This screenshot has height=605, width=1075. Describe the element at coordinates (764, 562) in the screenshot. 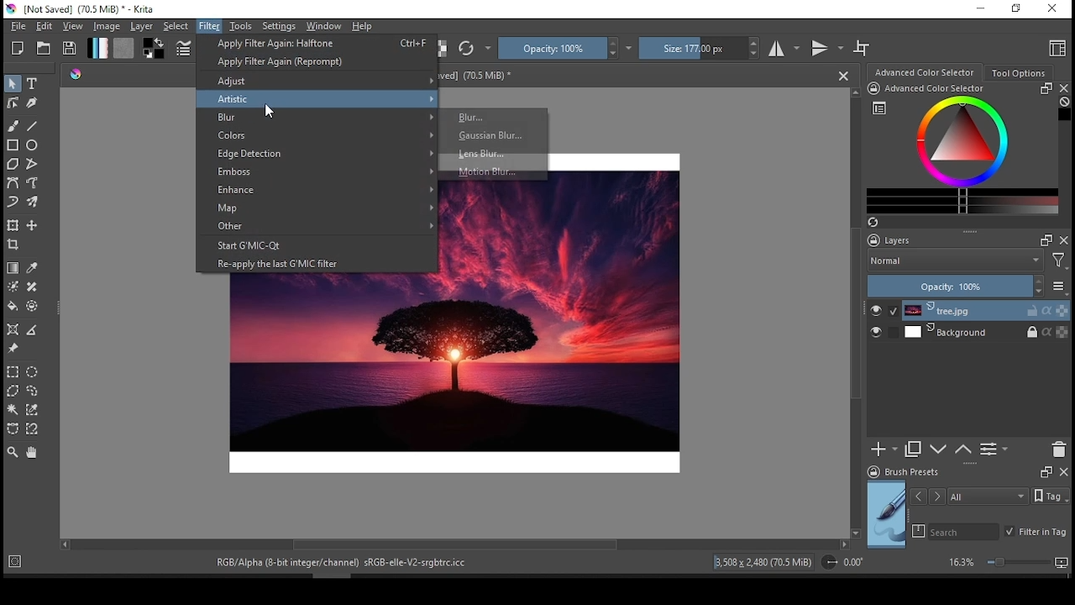

I see `image details` at that location.